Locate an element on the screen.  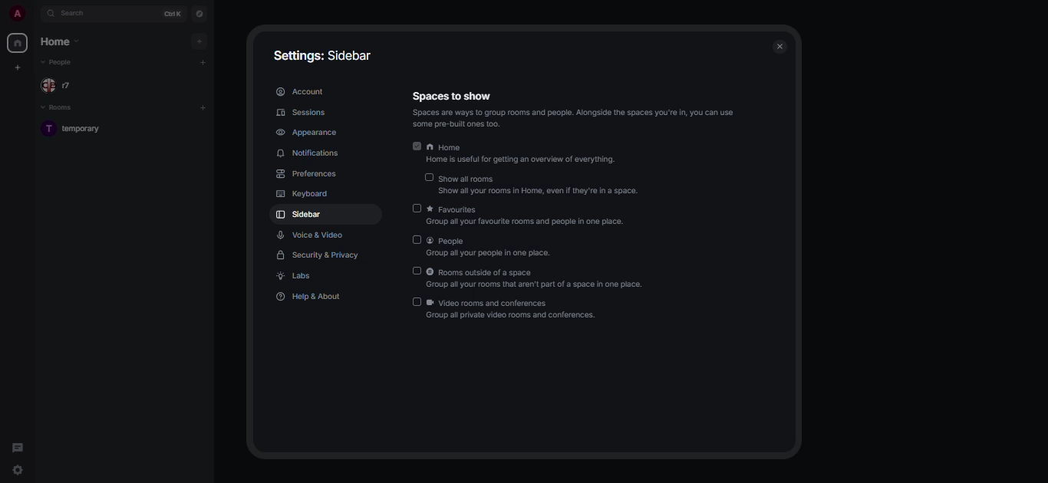
disabled is located at coordinates (415, 301).